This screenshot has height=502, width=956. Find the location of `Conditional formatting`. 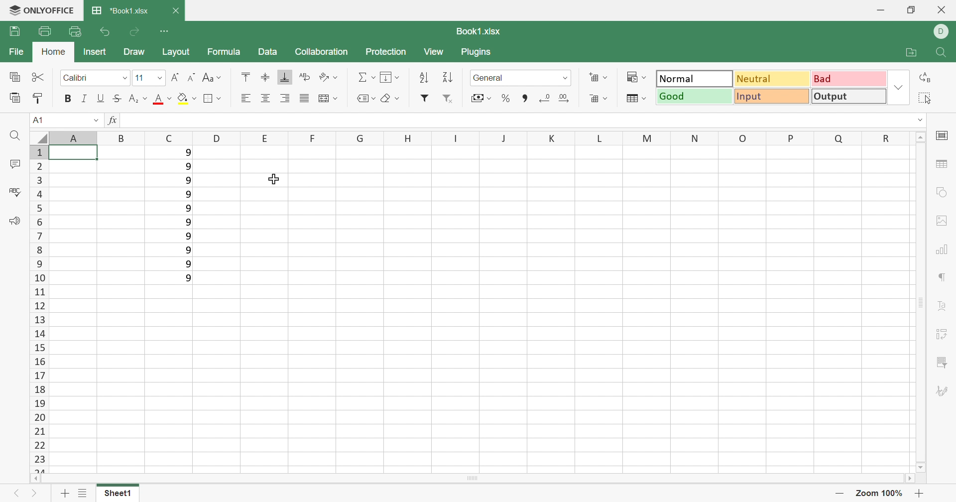

Conditional formatting is located at coordinates (636, 76).